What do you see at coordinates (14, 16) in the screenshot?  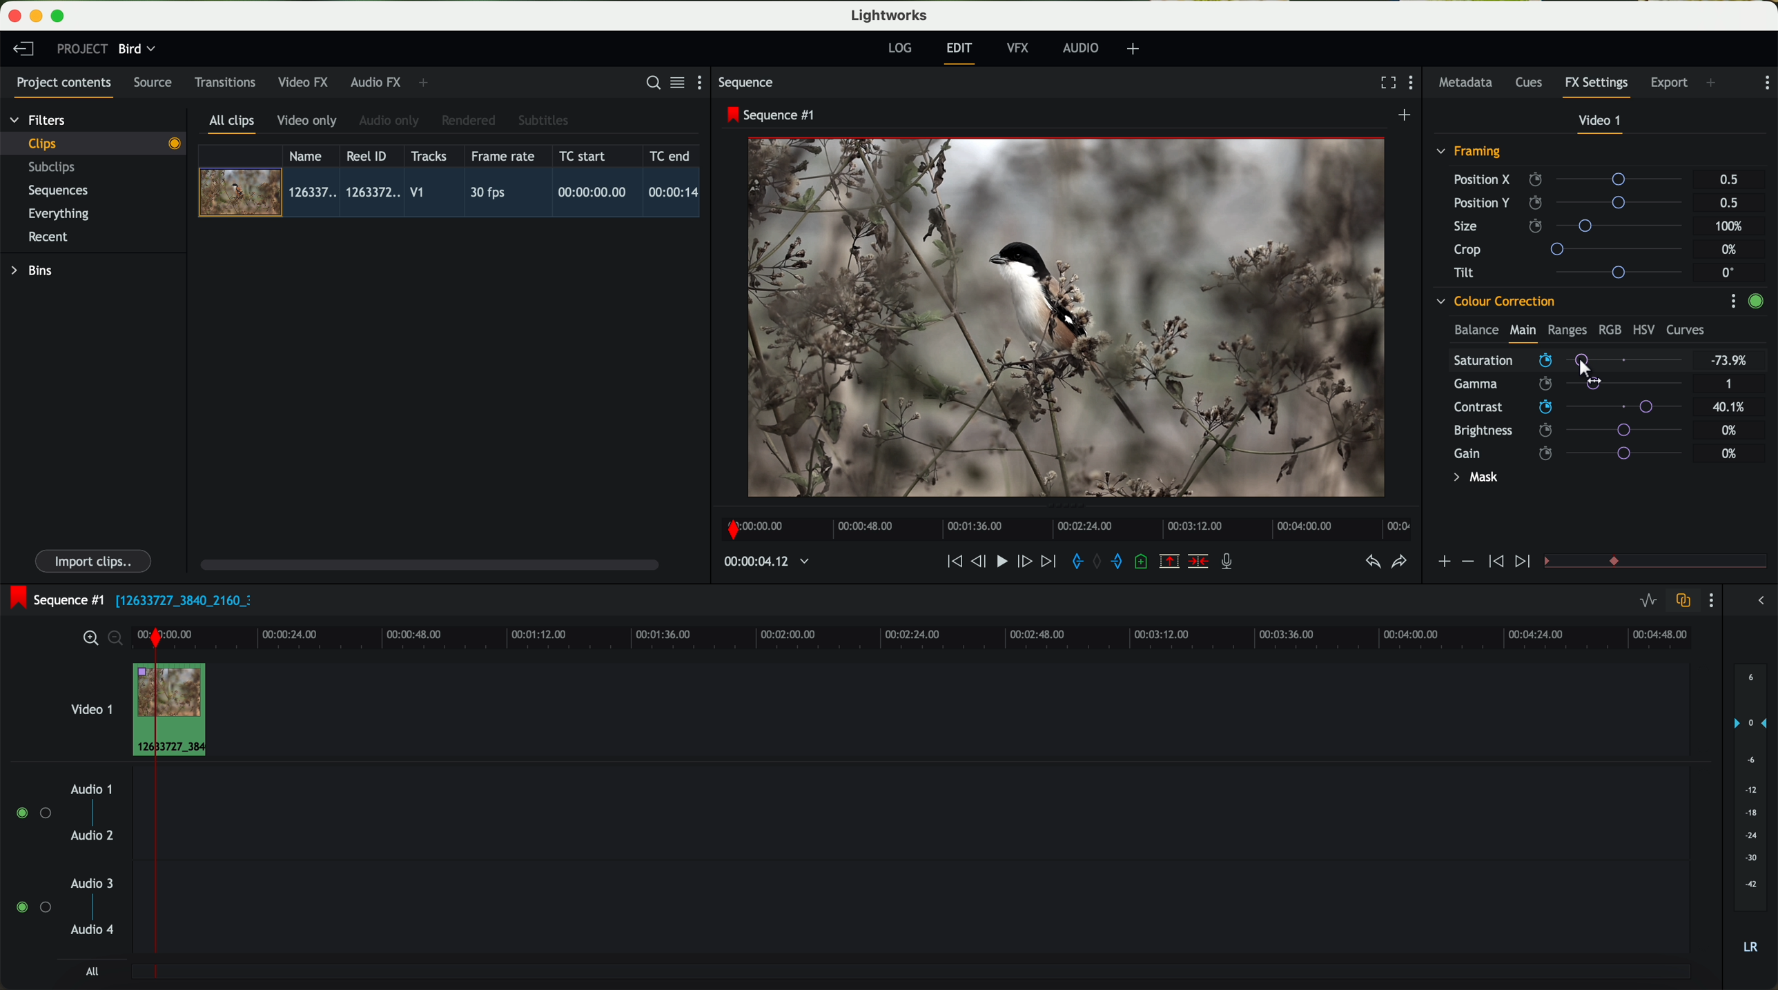 I see `close program` at bounding box center [14, 16].